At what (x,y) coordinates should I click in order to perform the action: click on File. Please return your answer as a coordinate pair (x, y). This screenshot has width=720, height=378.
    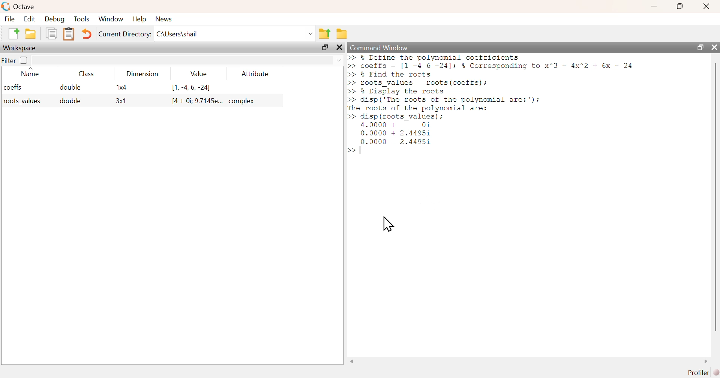
    Looking at the image, I should click on (9, 19).